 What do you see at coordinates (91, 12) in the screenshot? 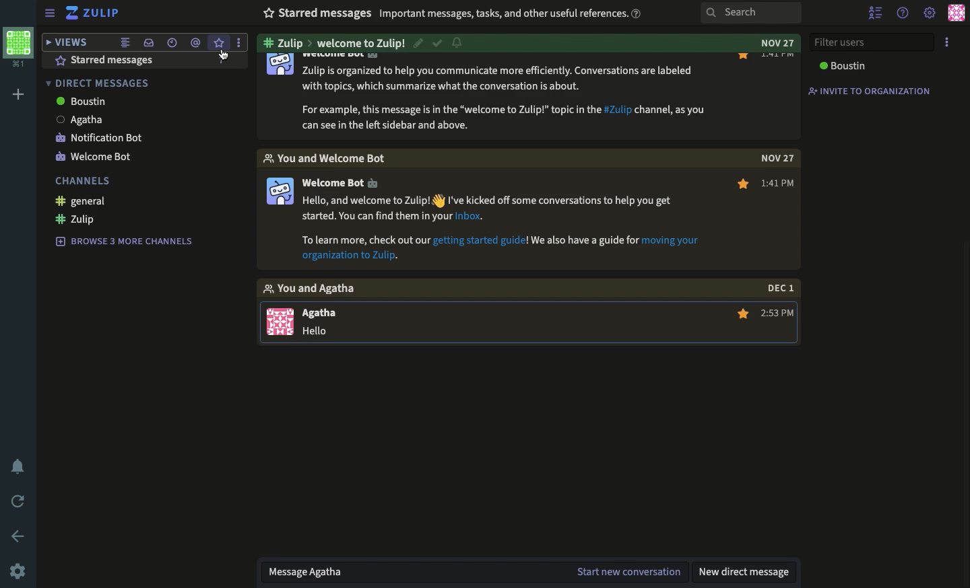
I see `zulip` at bounding box center [91, 12].